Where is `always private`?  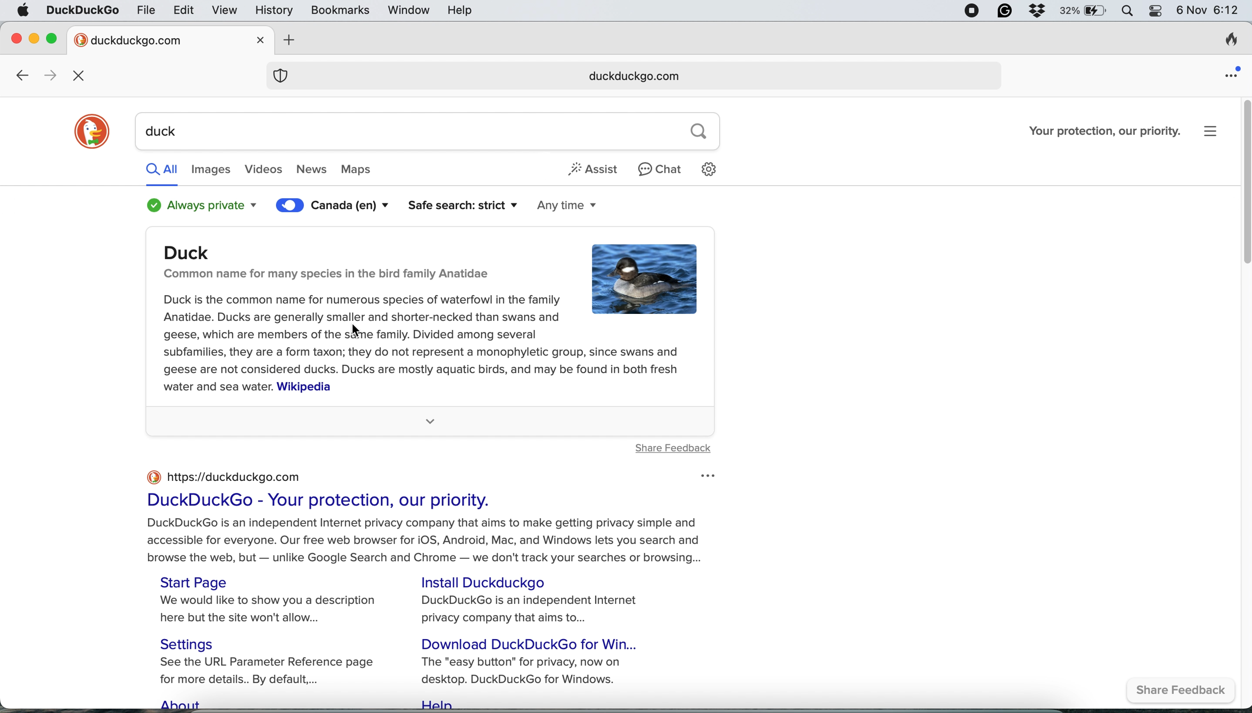
always private is located at coordinates (197, 206).